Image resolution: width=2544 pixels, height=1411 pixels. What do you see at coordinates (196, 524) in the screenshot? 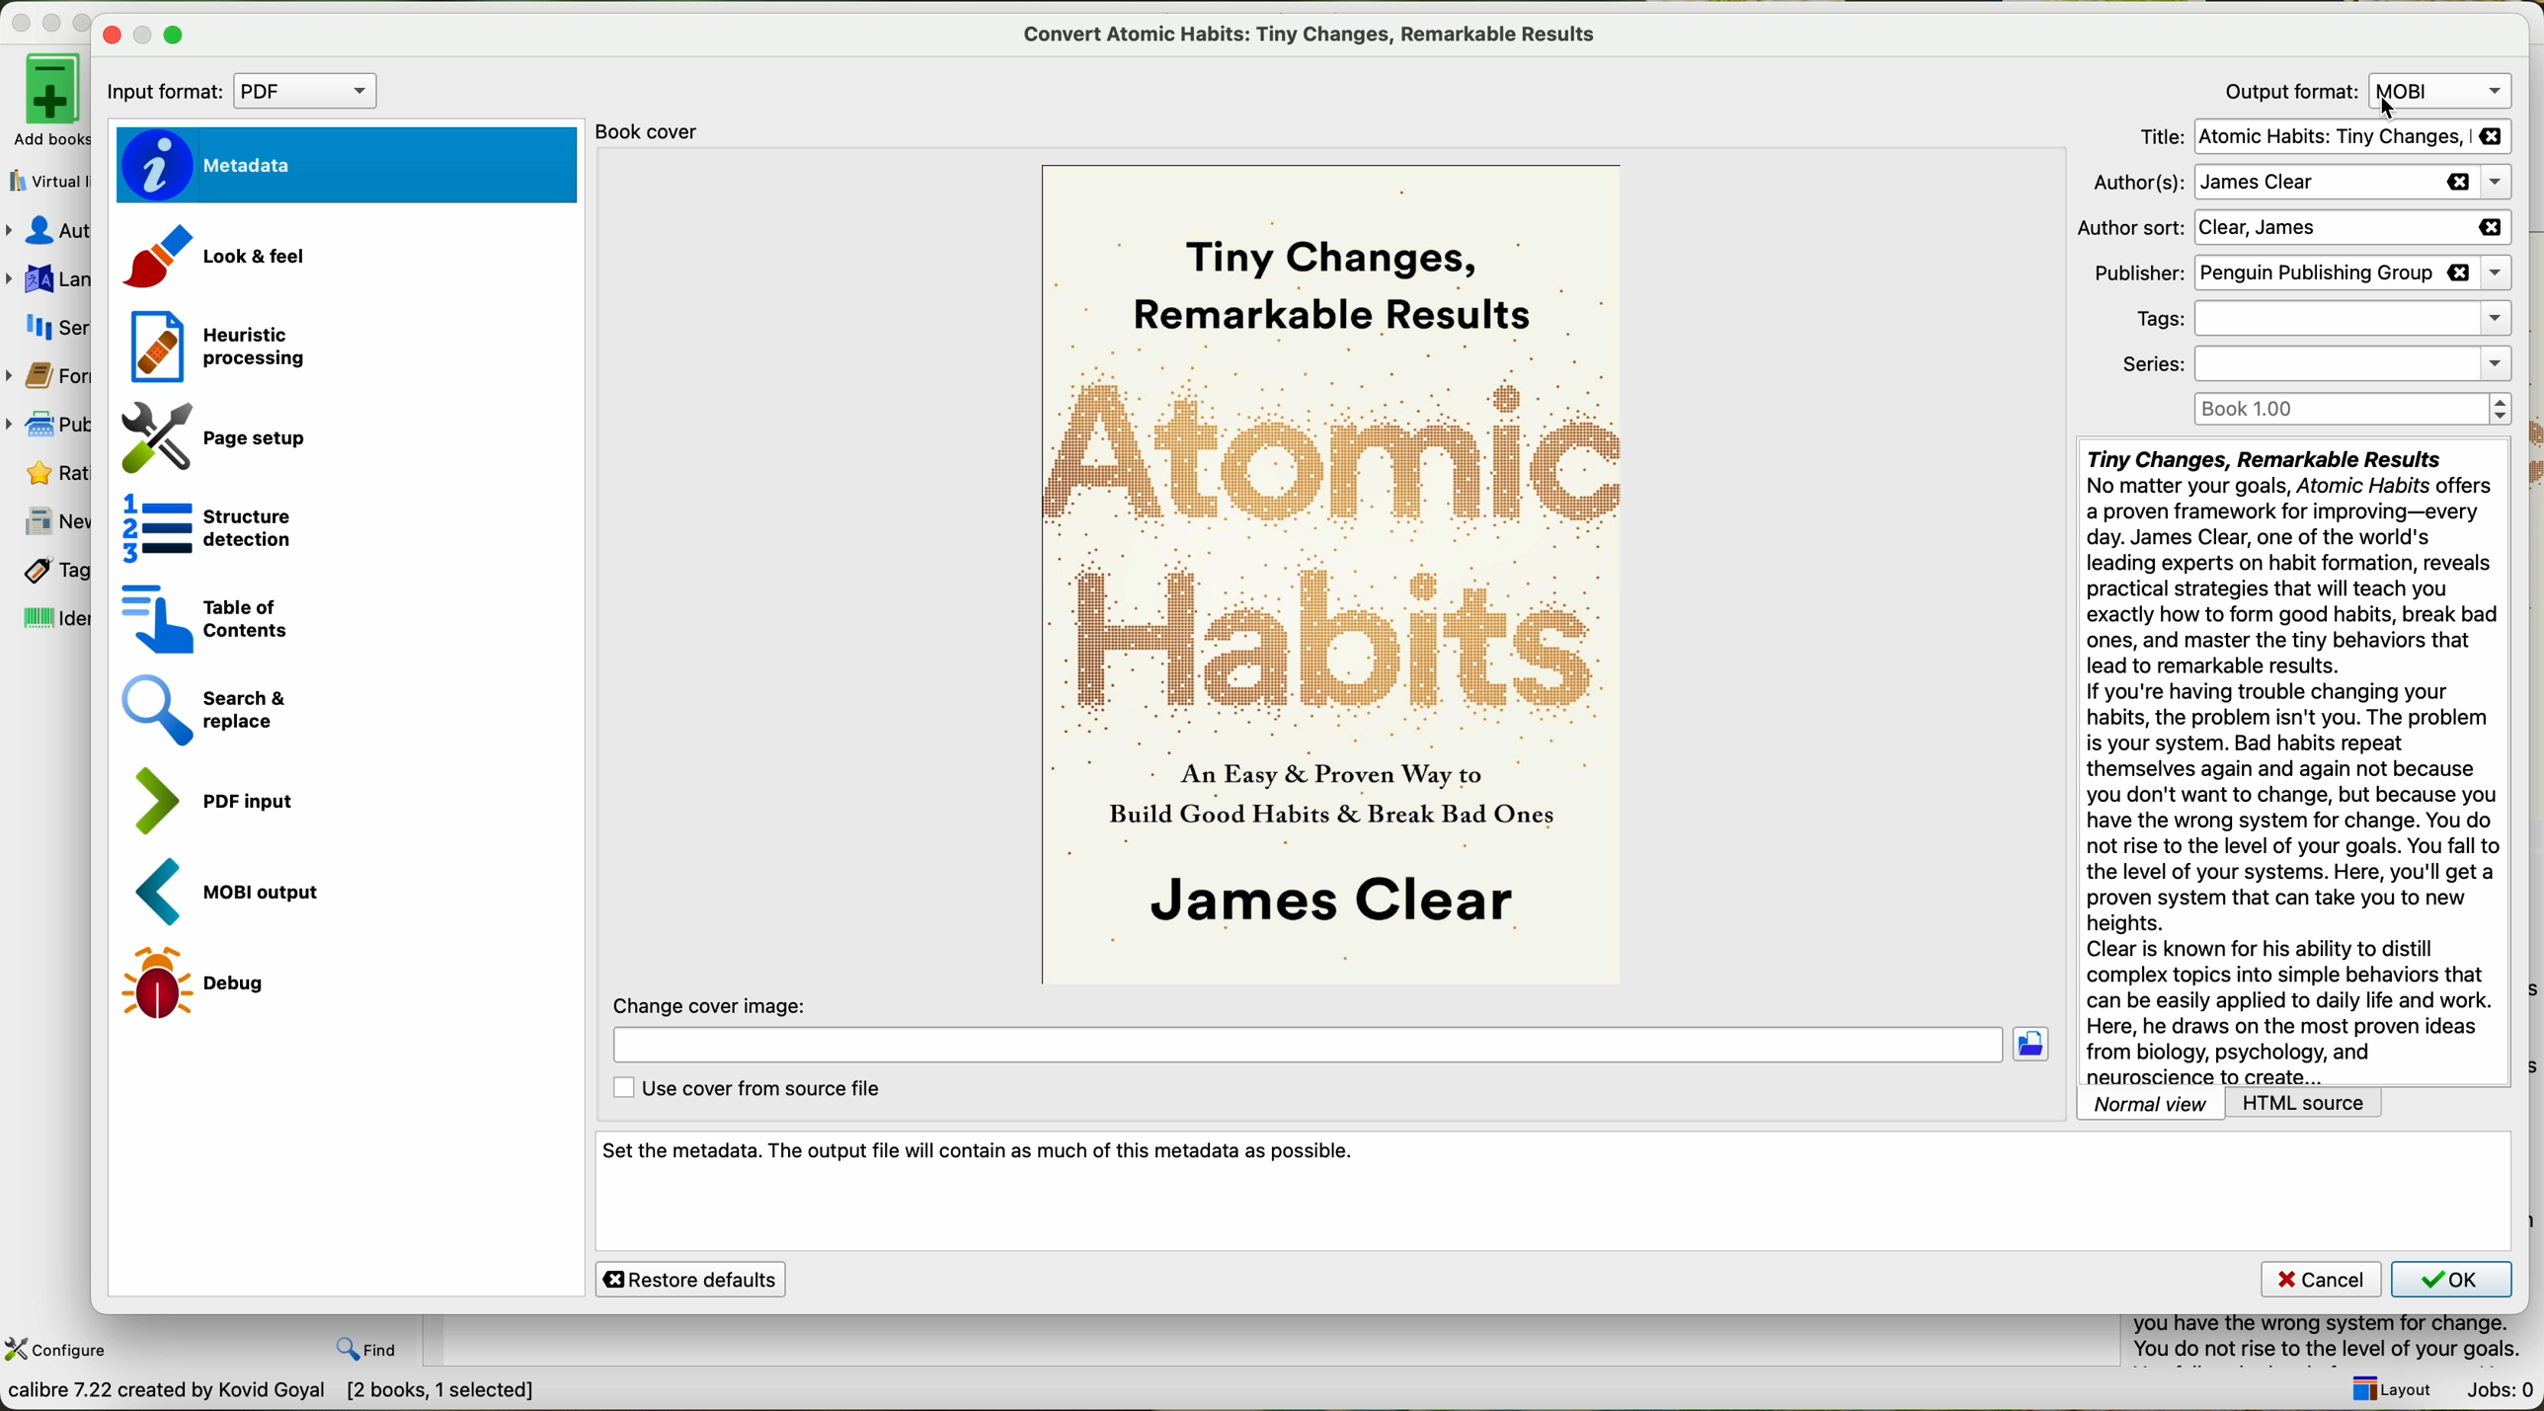
I see `structure detection` at bounding box center [196, 524].